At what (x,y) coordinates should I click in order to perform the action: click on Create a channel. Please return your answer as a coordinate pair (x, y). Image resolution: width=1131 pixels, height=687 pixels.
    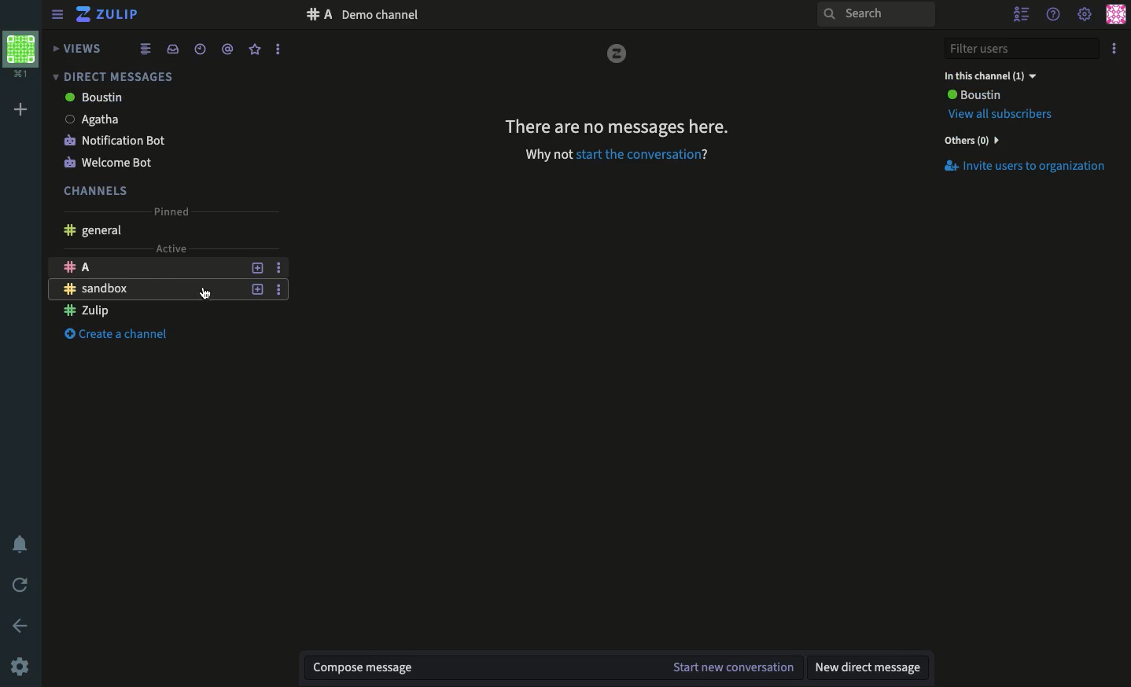
    Looking at the image, I should click on (118, 336).